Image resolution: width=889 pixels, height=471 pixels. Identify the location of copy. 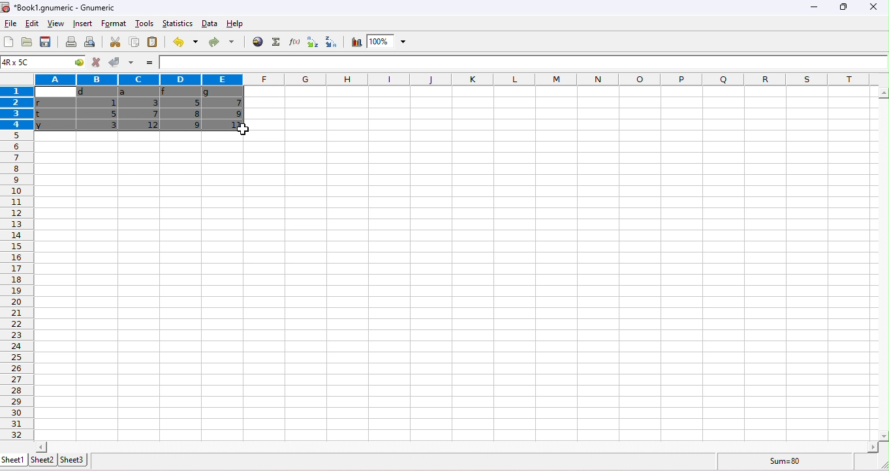
(133, 42).